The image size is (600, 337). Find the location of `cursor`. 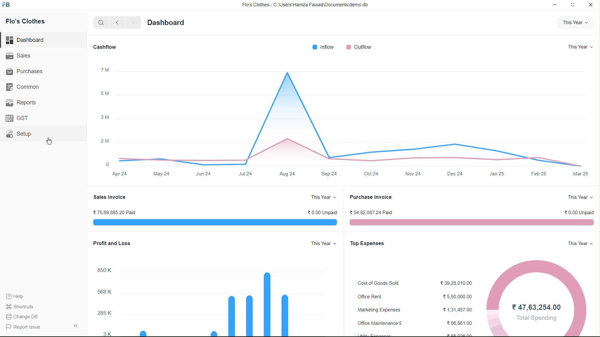

cursor is located at coordinates (47, 140).